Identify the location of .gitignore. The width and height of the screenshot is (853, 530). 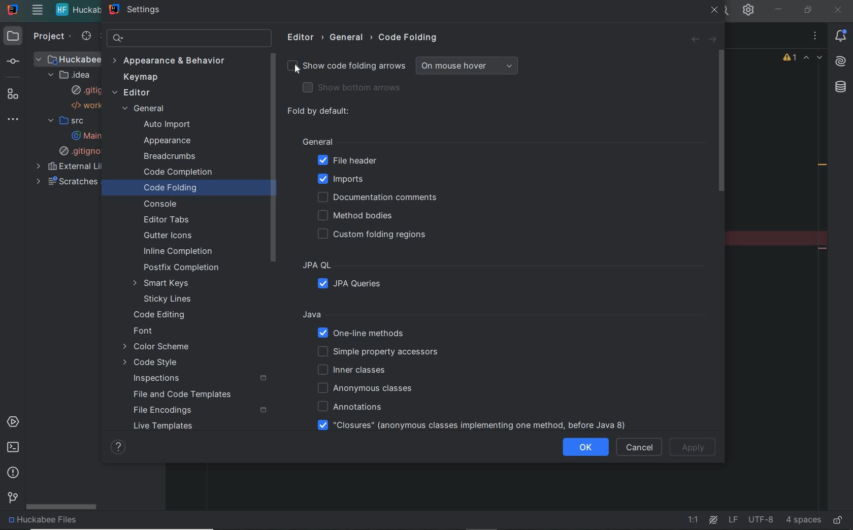
(86, 151).